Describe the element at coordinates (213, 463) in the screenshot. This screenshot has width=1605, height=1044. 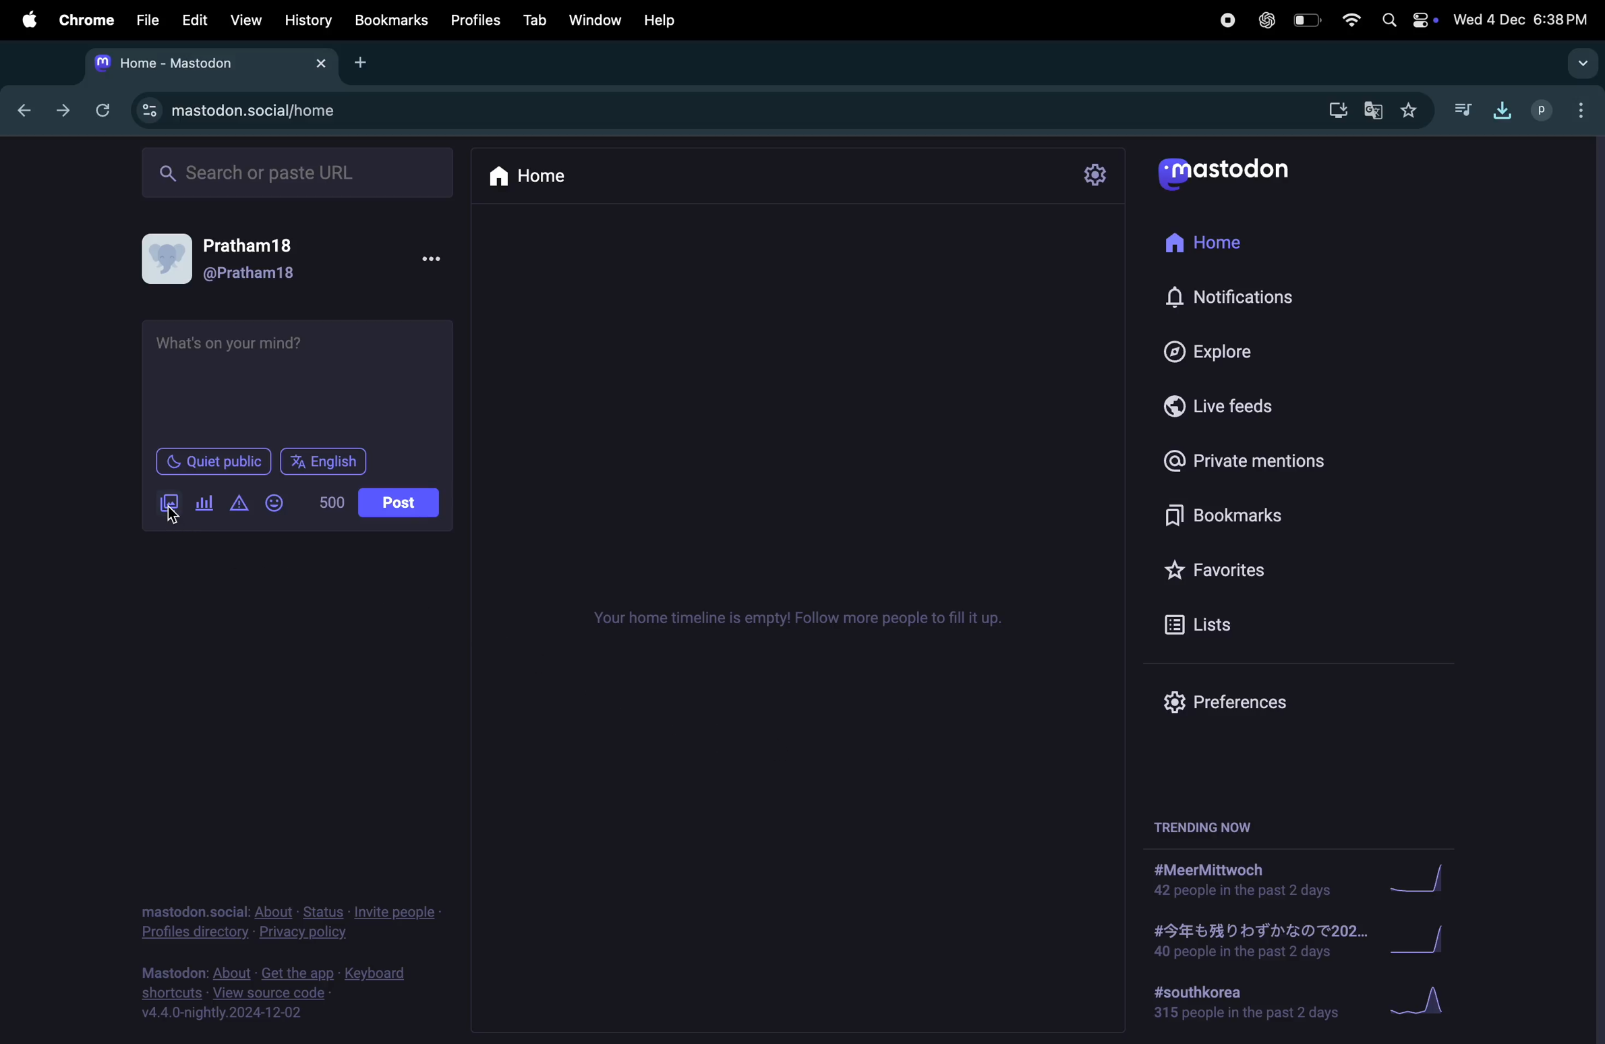
I see `Quiet place` at that location.